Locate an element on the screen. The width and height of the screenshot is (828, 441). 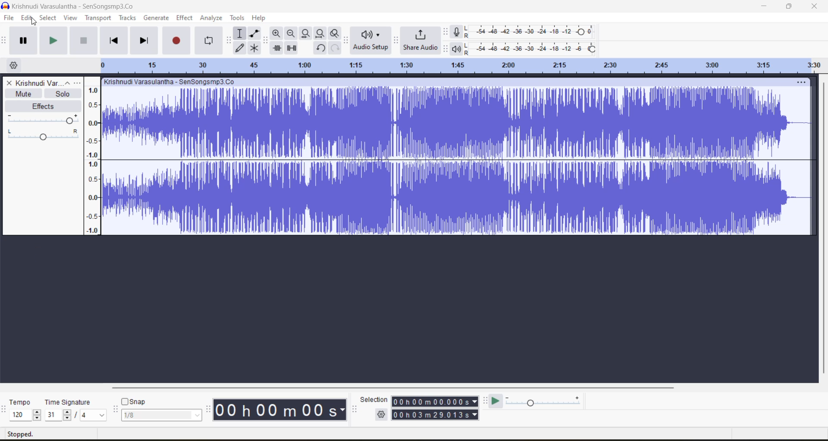
stop is located at coordinates (84, 41).